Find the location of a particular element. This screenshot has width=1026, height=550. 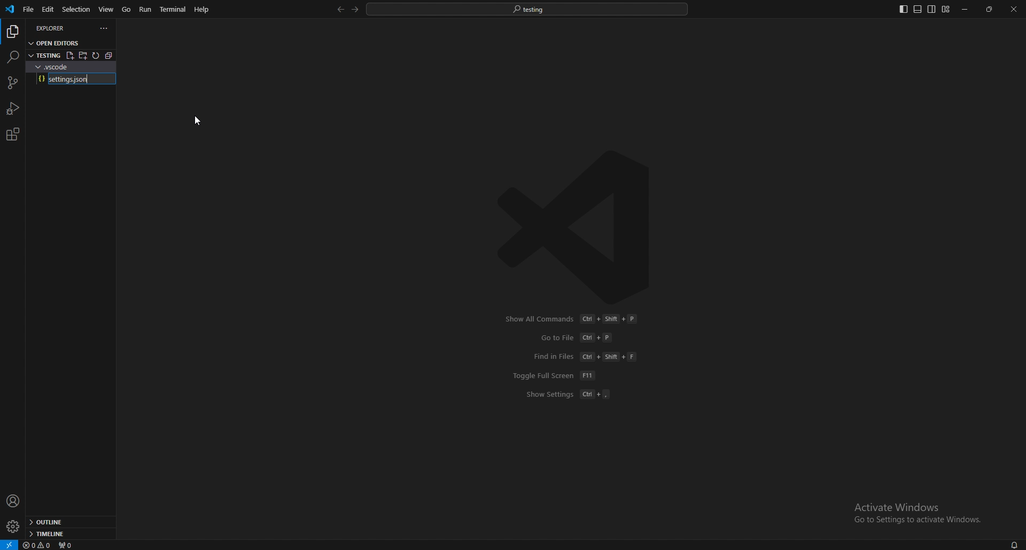

outline is located at coordinates (69, 523).